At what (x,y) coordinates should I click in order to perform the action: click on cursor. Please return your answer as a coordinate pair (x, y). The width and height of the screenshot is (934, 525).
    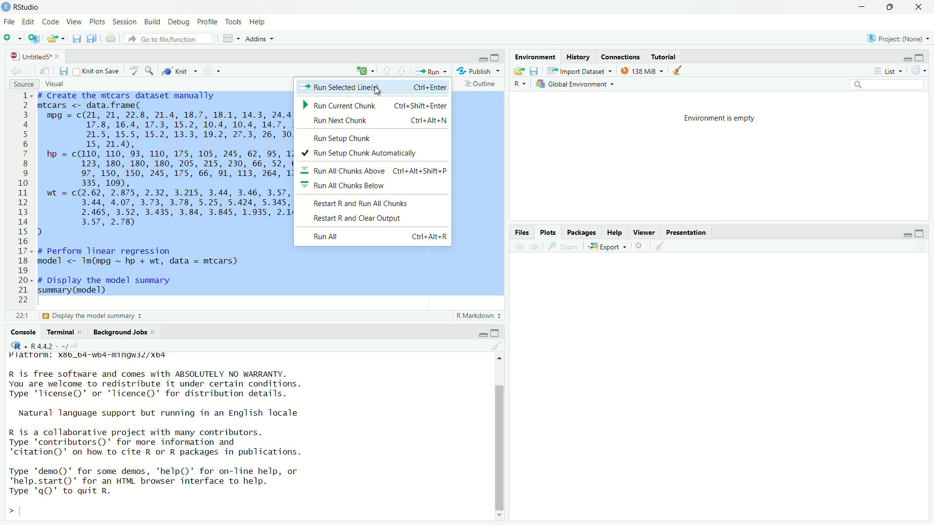
    Looking at the image, I should click on (376, 91).